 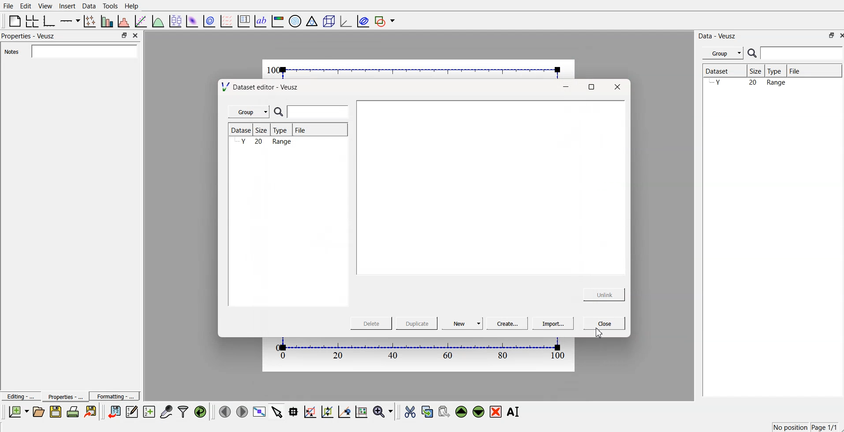 What do you see at coordinates (345, 410) in the screenshot?
I see `click to recentre graph axes` at bounding box center [345, 410].